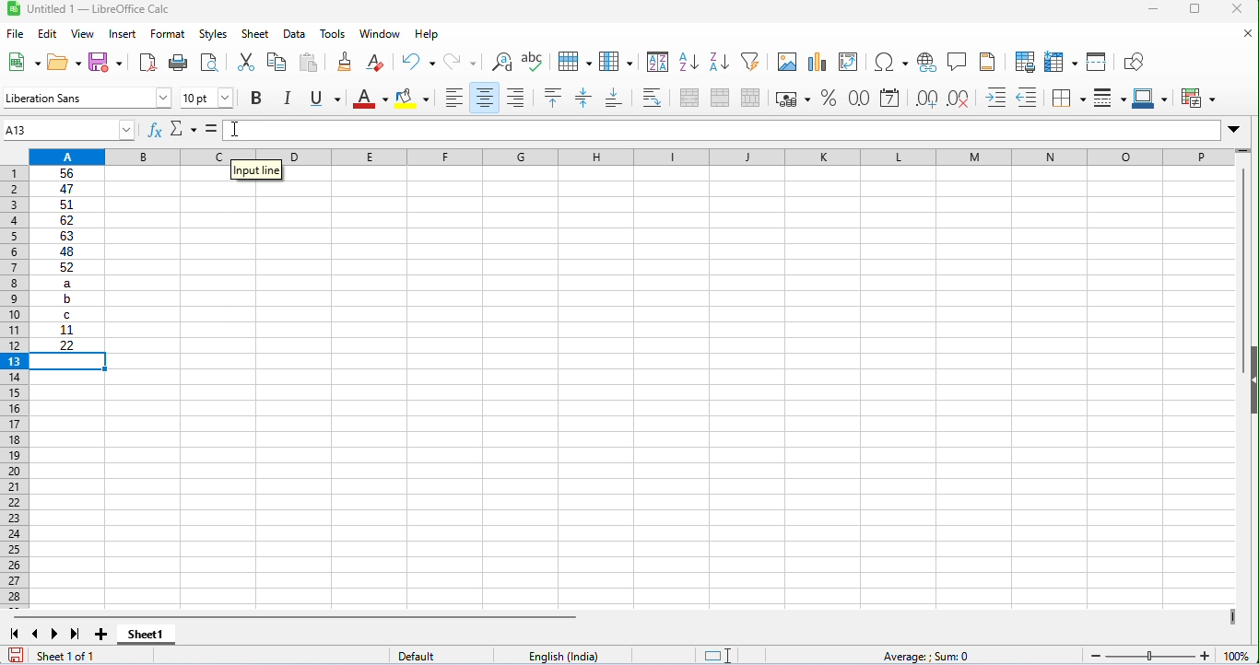 This screenshot has width=1259, height=665. I want to click on 62, so click(66, 220).